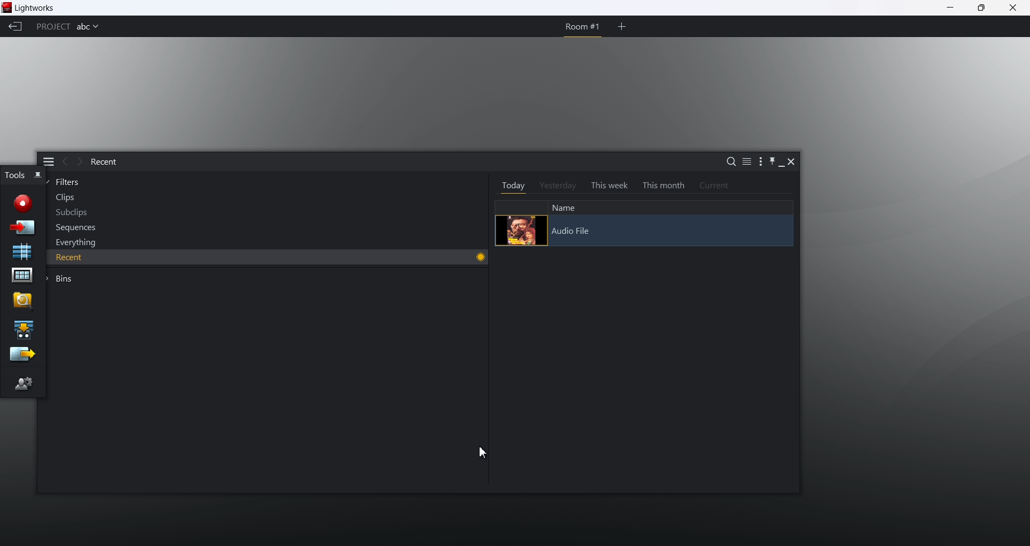 The image size is (1030, 546). I want to click on search, so click(728, 163).